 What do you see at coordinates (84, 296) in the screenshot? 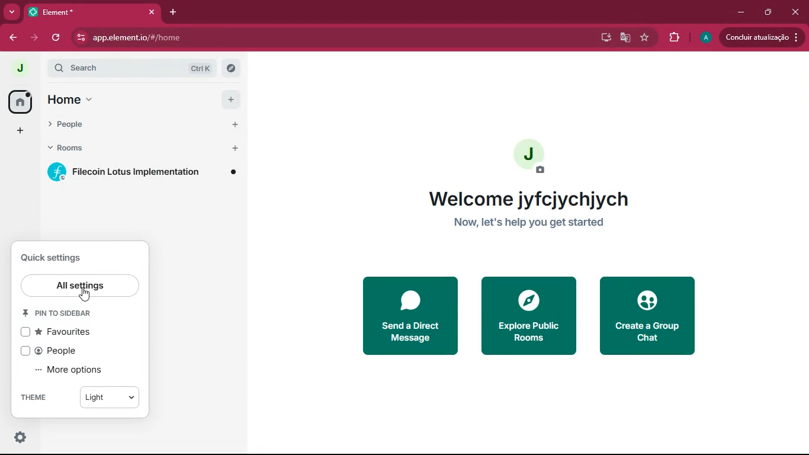
I see `cursor` at bounding box center [84, 296].